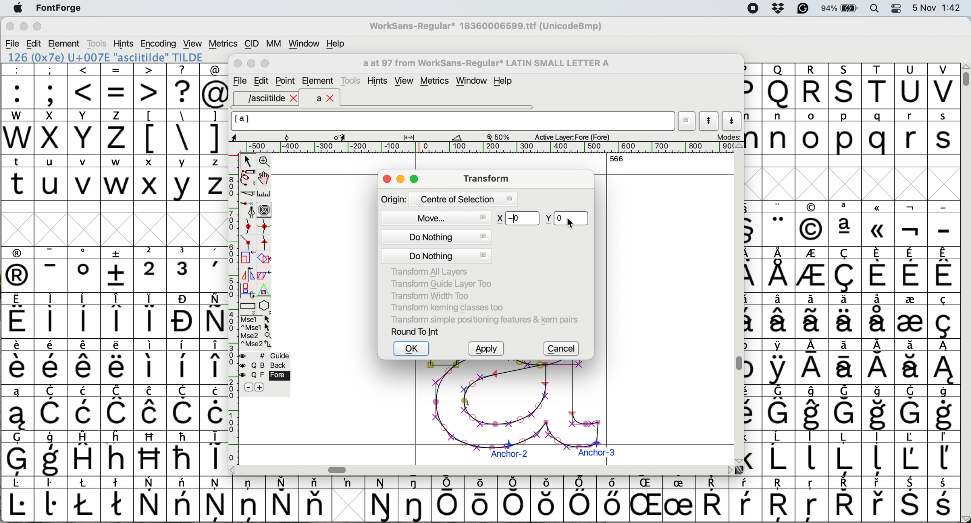 The image size is (971, 523). Describe the element at coordinates (248, 160) in the screenshot. I see `select` at that location.